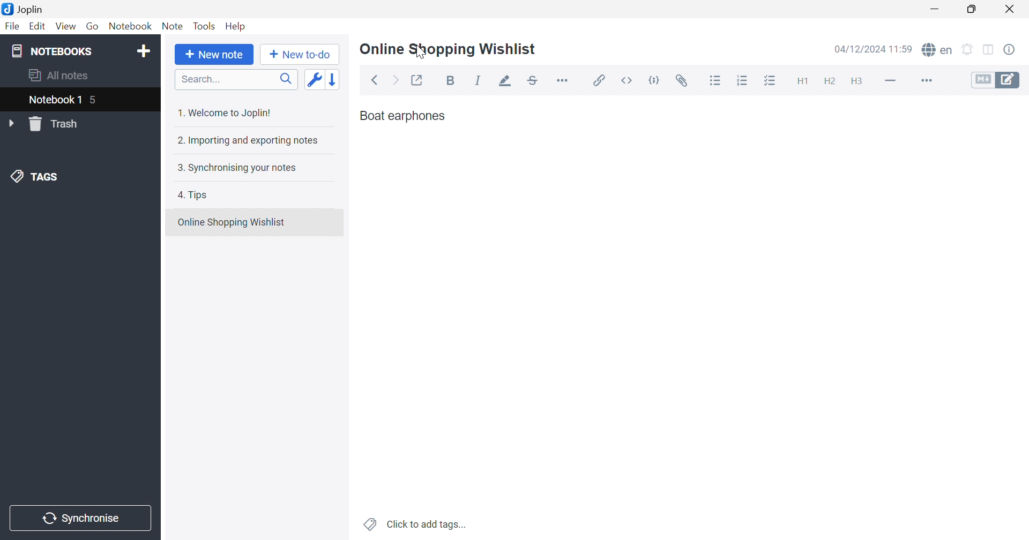 The height and width of the screenshot is (540, 1029). I want to click on View, so click(65, 27).